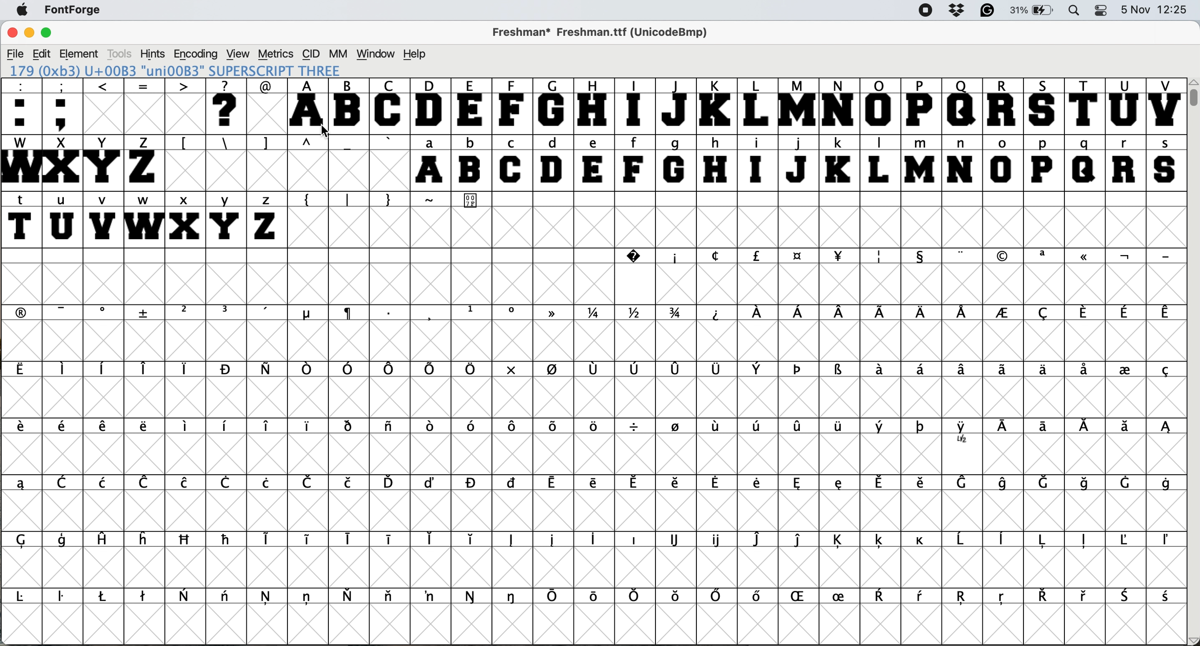 Image resolution: width=1200 pixels, height=646 pixels. Describe the element at coordinates (177, 70) in the screenshot. I see `179 (0xb3) U+00B3 "uniO0B3" SUPERSCRIPT THREE` at that location.